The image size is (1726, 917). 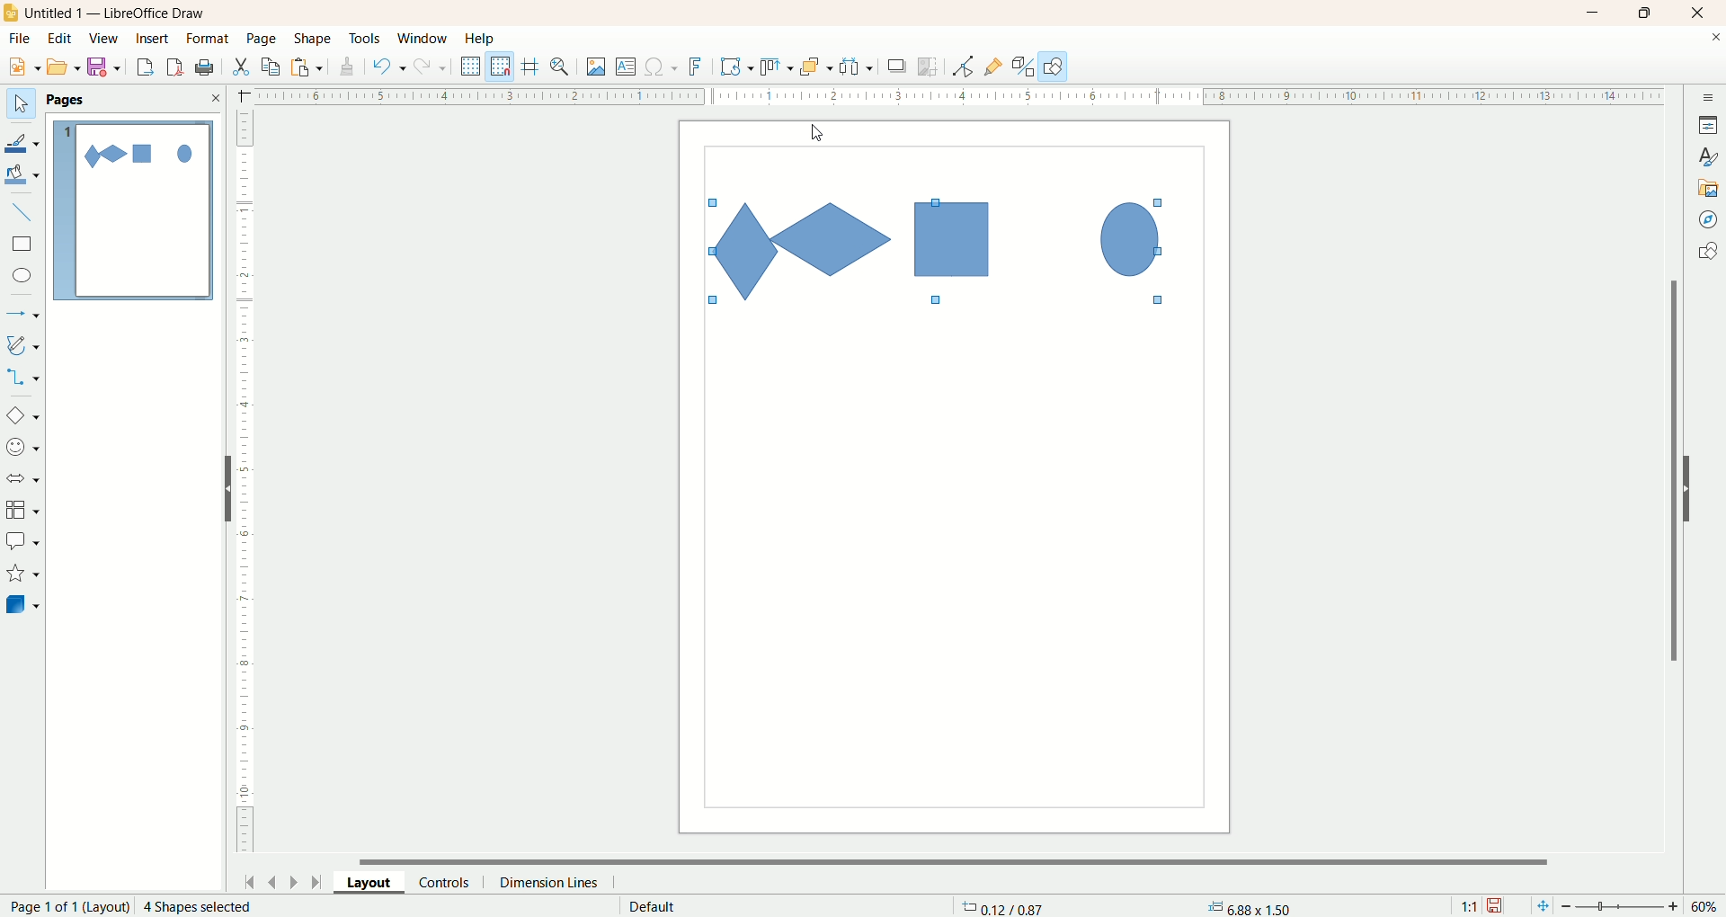 I want to click on snap to grid, so click(x=504, y=67).